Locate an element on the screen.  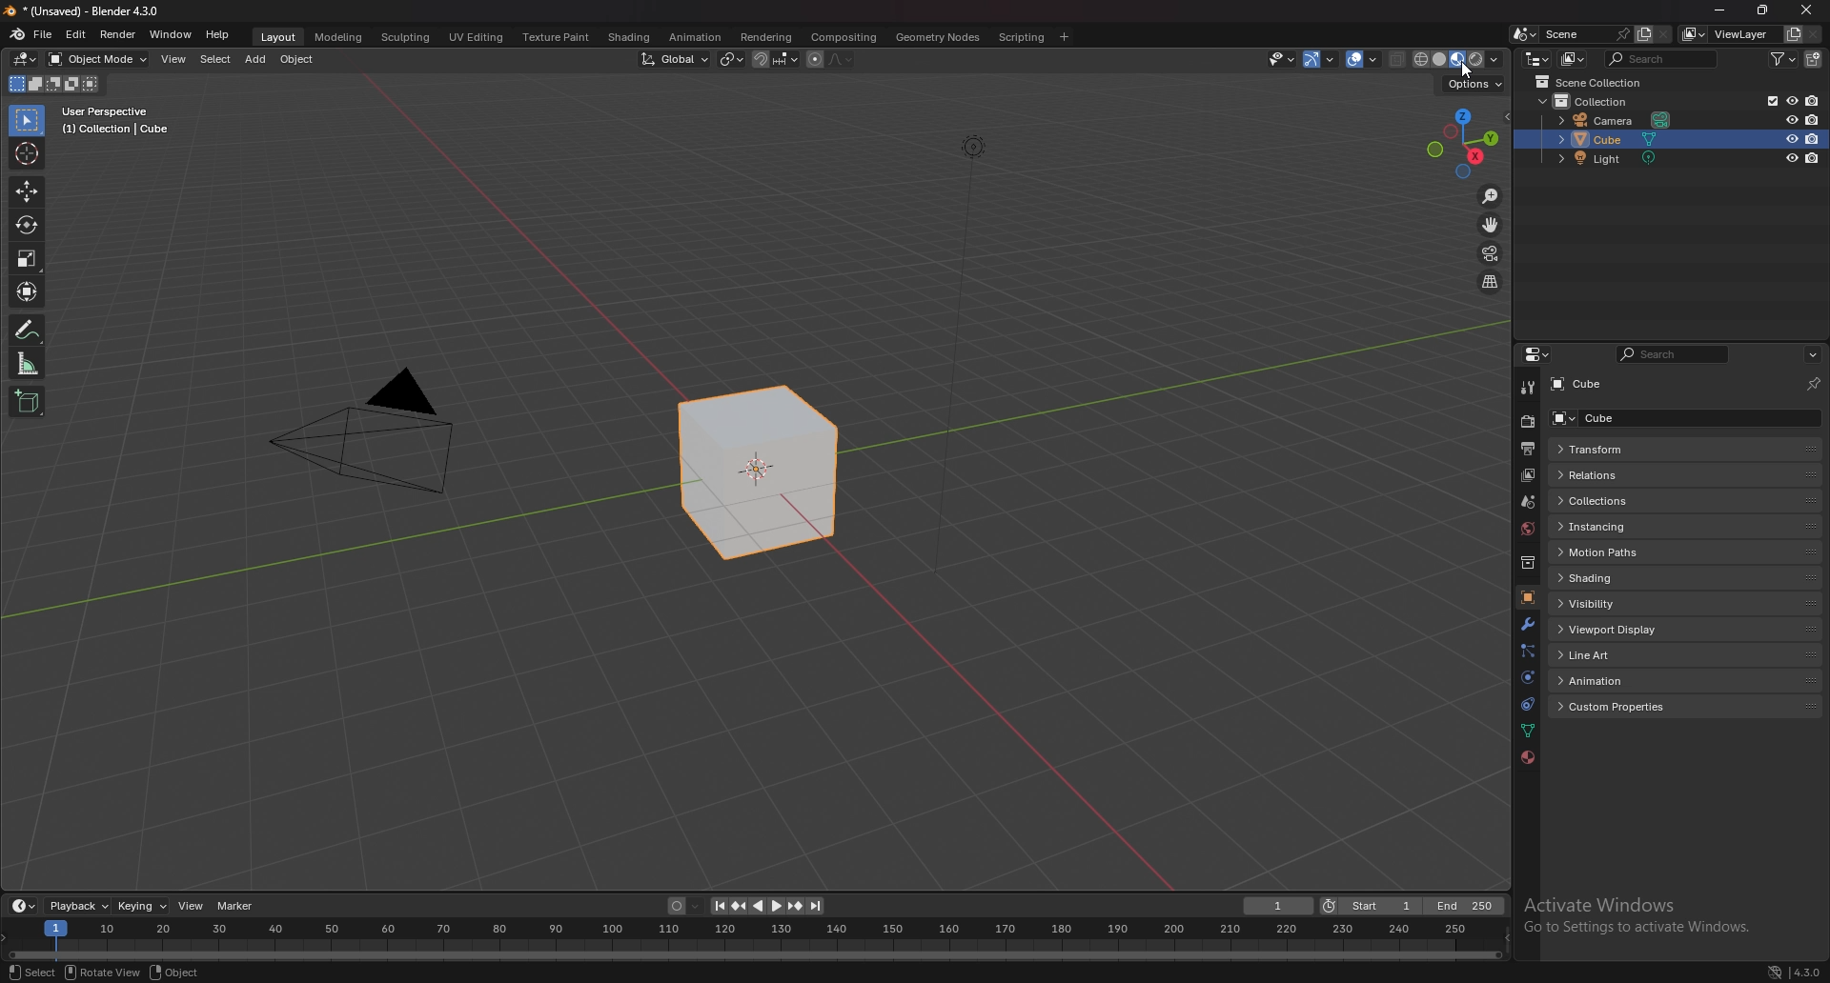
mode is located at coordinates (55, 84).